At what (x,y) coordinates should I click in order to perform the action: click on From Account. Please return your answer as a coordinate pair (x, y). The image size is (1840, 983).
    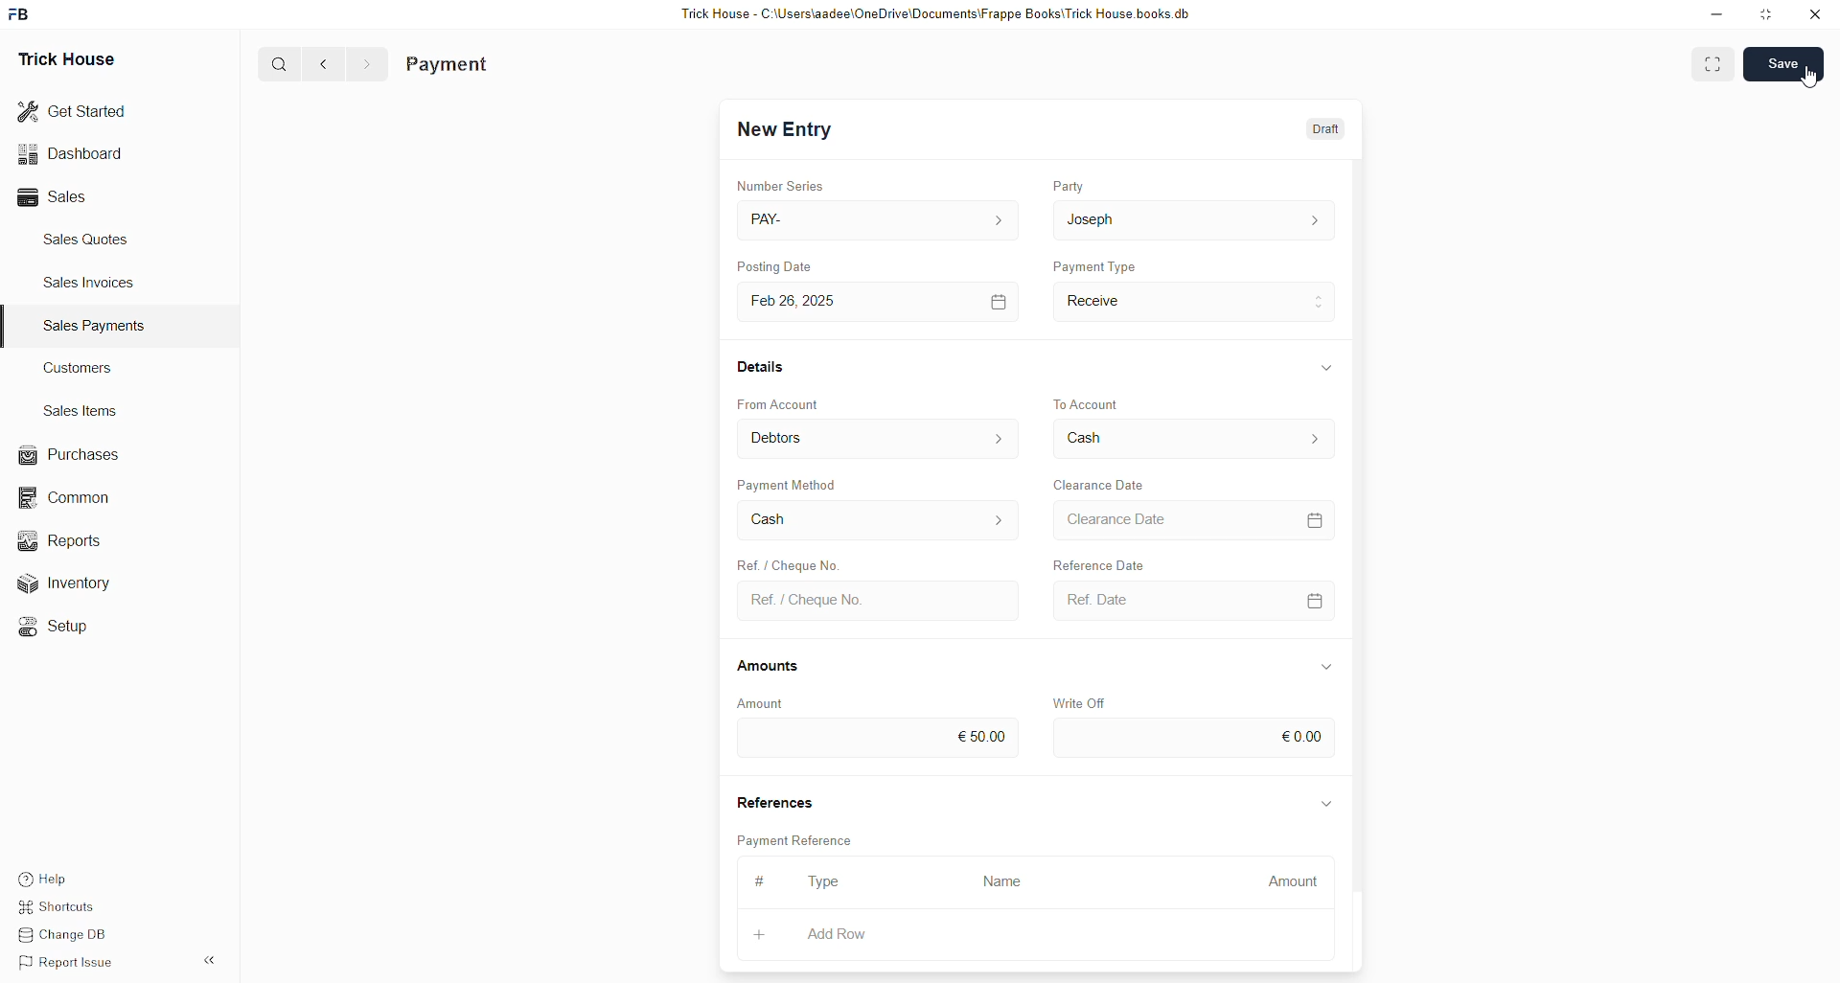
    Looking at the image, I should click on (880, 438).